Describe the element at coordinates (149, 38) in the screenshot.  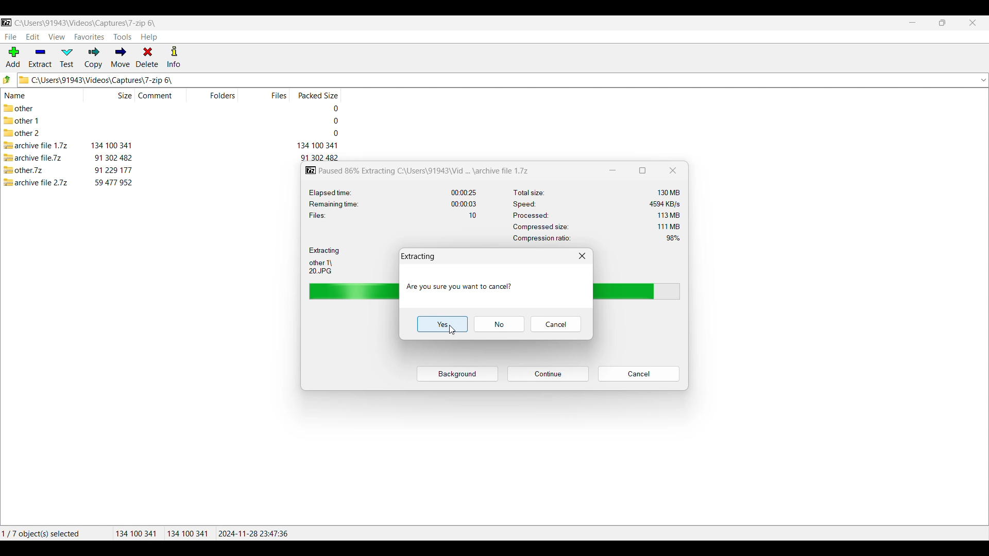
I see `Help menu` at that location.